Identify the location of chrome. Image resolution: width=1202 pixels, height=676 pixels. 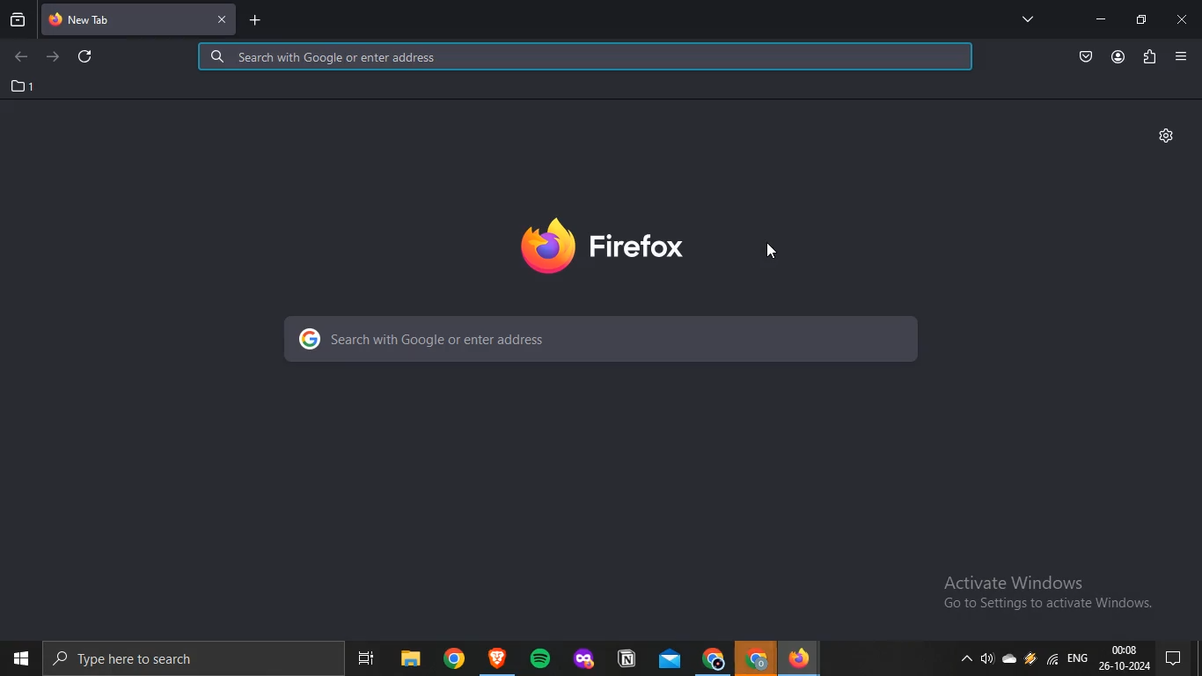
(757, 658).